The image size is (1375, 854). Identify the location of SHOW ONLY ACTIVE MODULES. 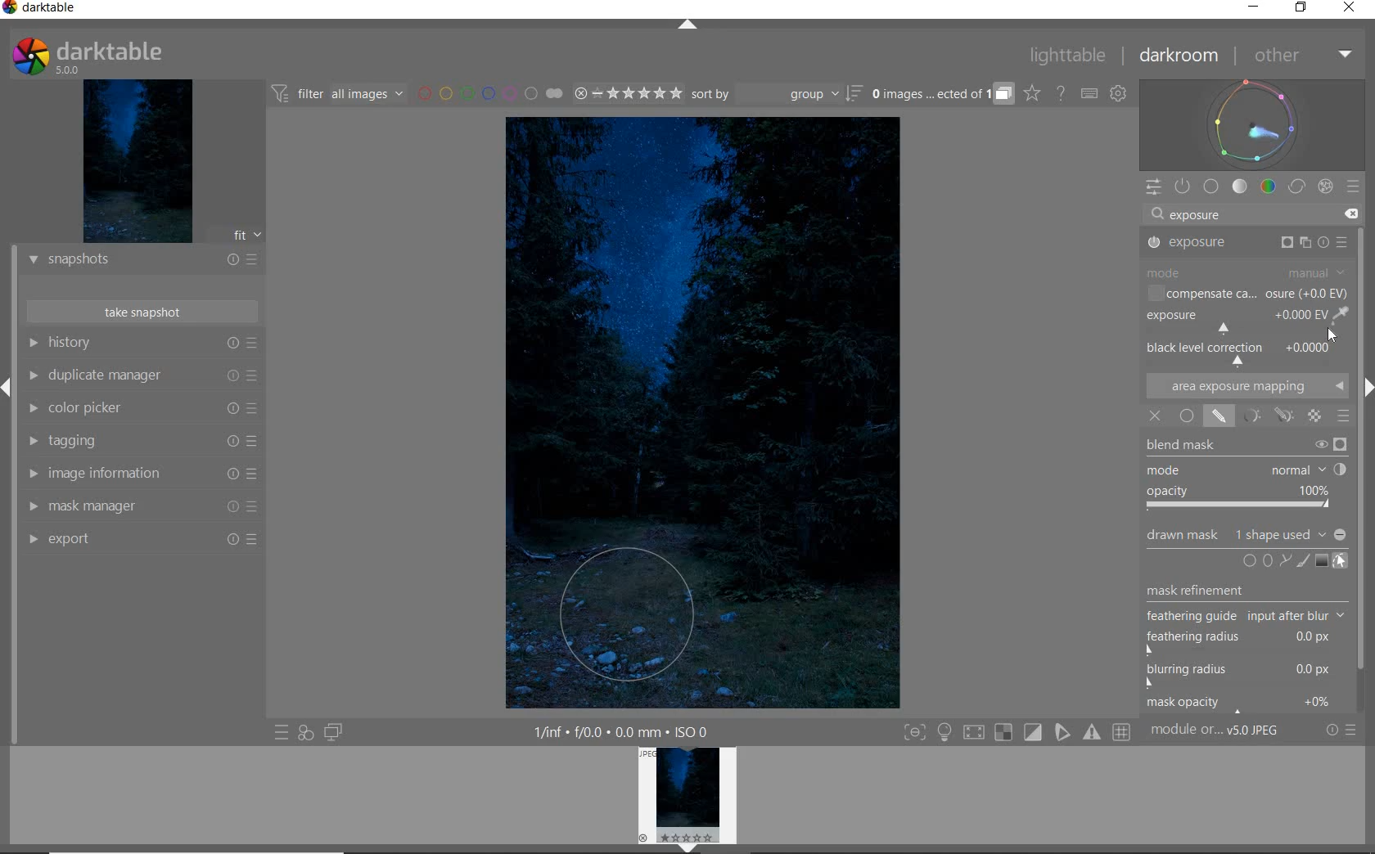
(1183, 187).